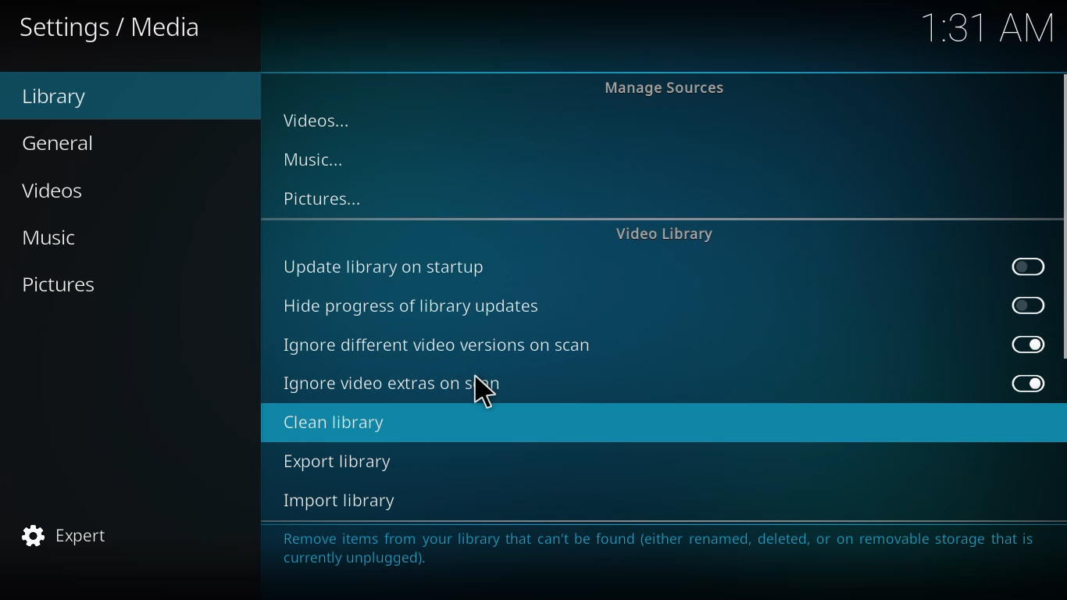 The height and width of the screenshot is (600, 1067). Describe the element at coordinates (483, 393) in the screenshot. I see `cursor` at that location.